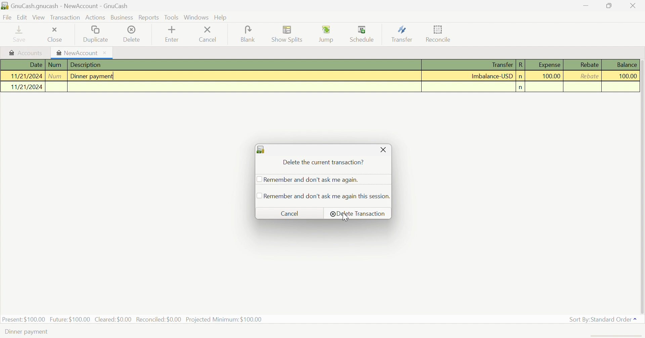 The height and width of the screenshot is (338, 645). What do you see at coordinates (440, 33) in the screenshot?
I see `Reconcile` at bounding box center [440, 33].